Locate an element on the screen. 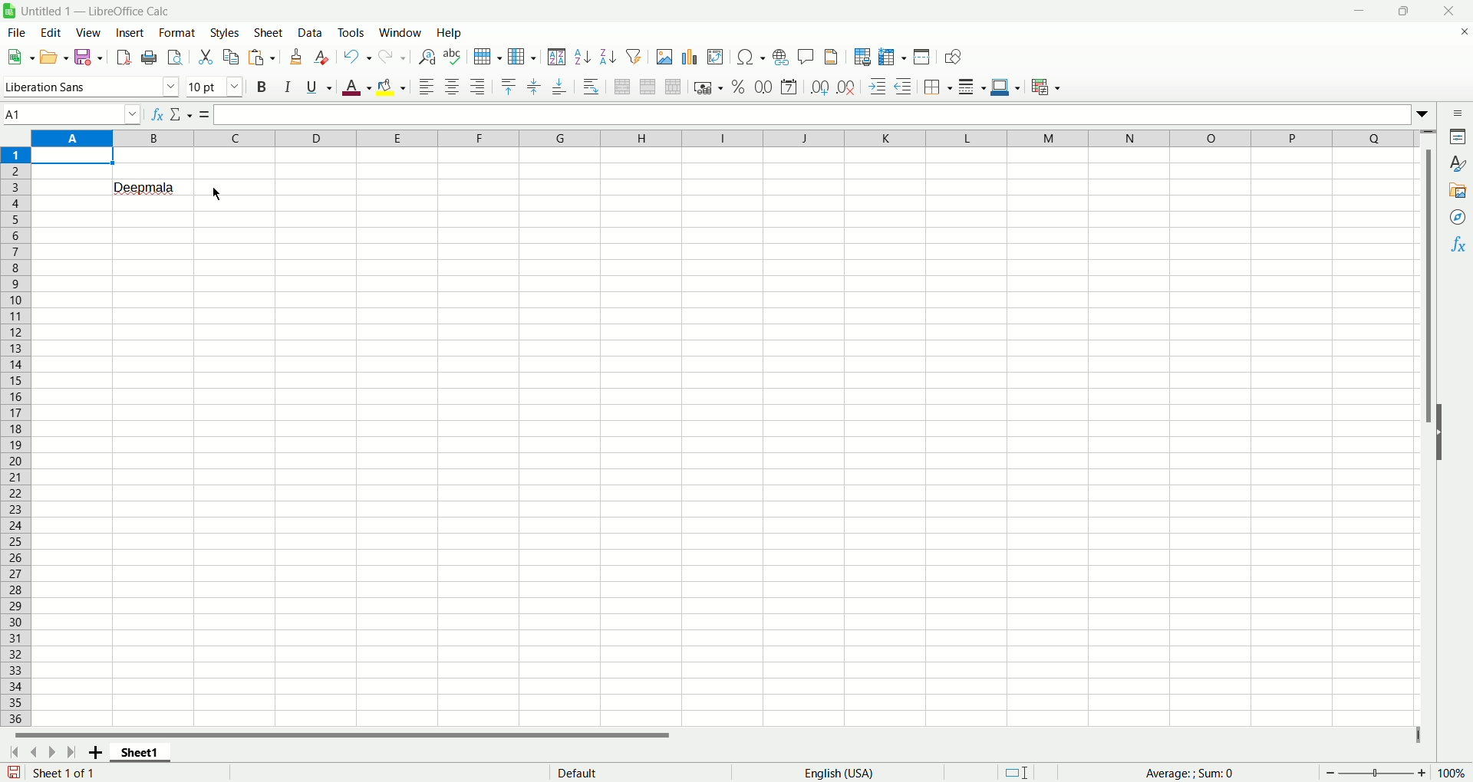 The image size is (1473, 782). Font color is located at coordinates (357, 87).